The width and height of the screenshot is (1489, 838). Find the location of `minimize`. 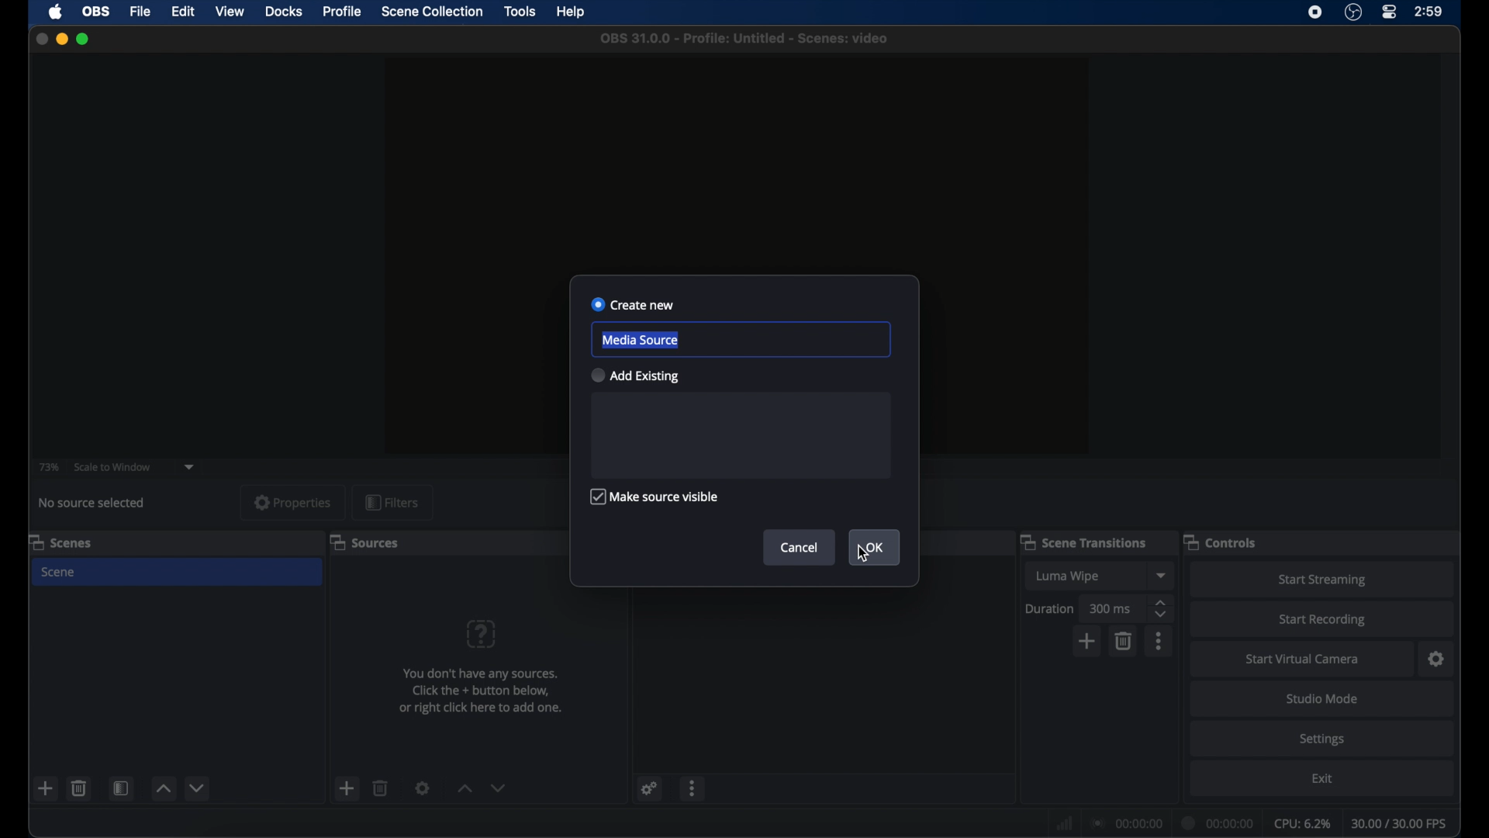

minimize is located at coordinates (61, 39).